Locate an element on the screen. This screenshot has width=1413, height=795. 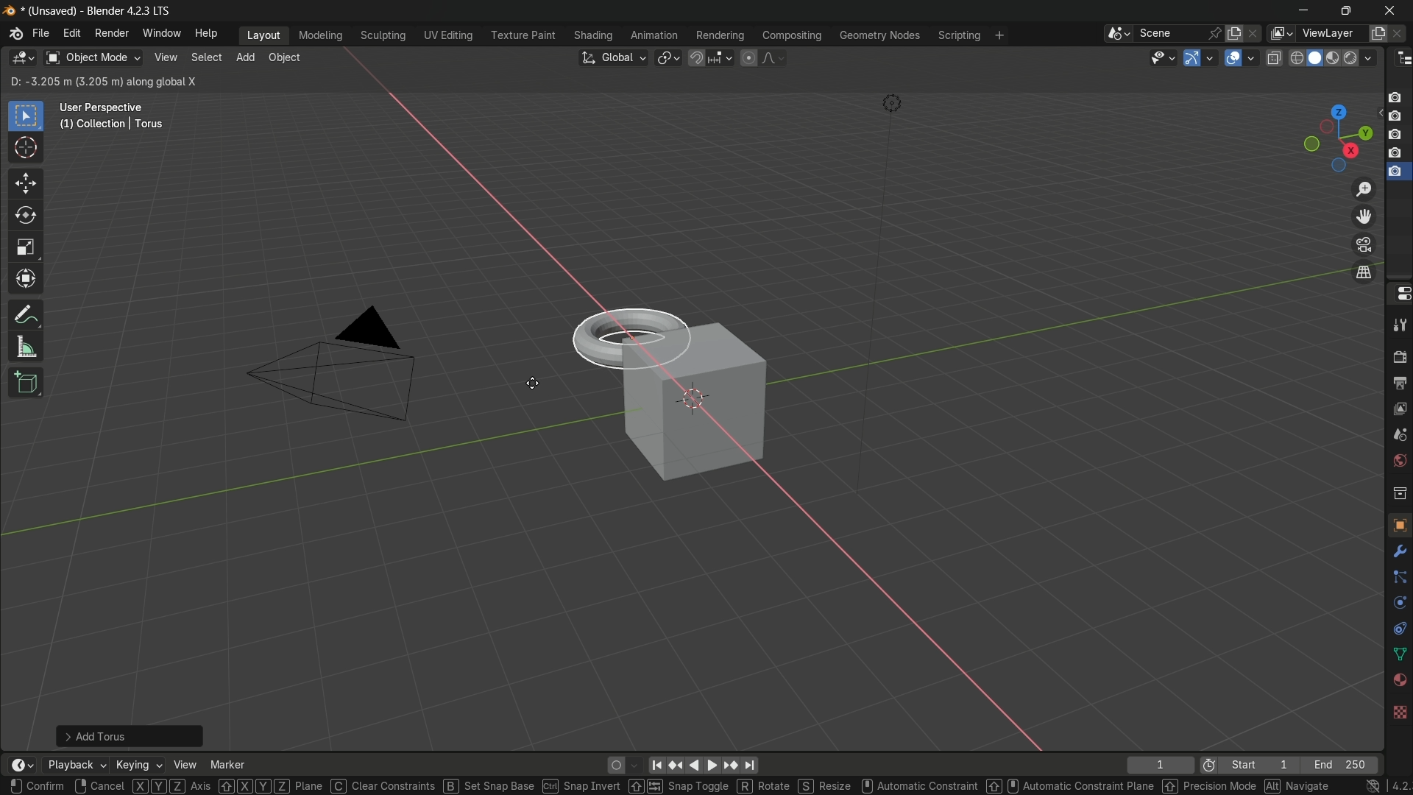
Clear Constraints is located at coordinates (384, 785).